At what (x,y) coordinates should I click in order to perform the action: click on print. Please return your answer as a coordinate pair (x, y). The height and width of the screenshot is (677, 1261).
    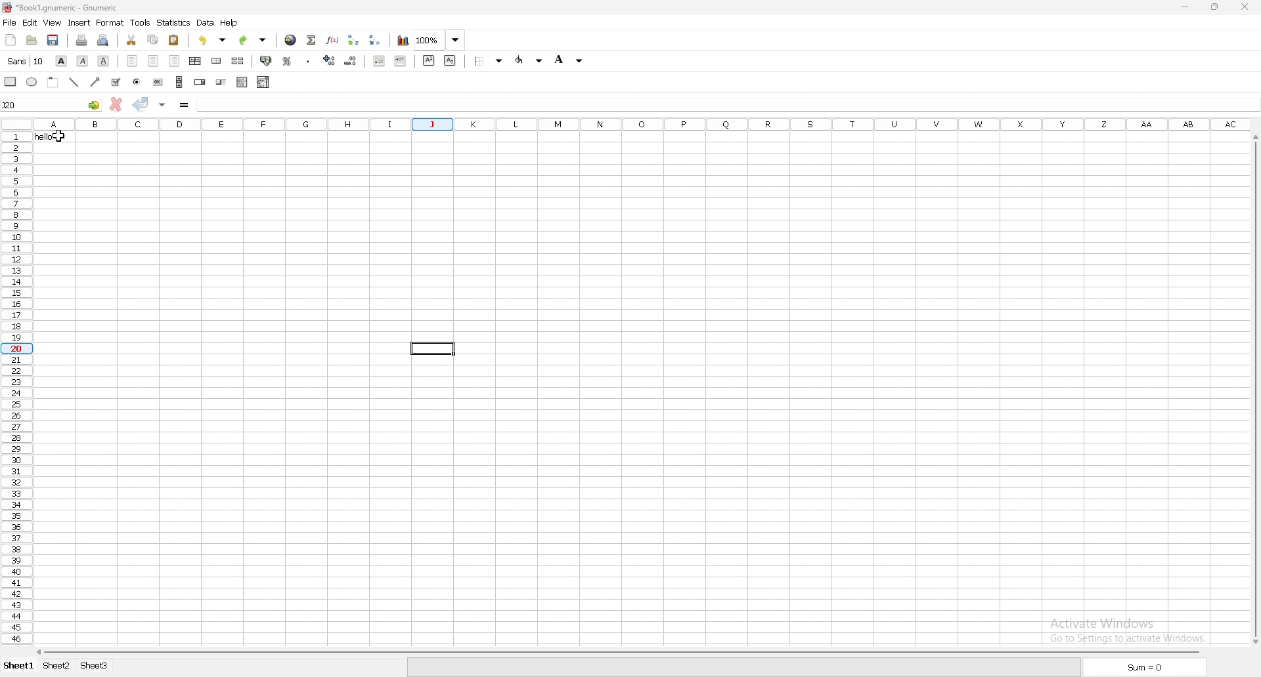
    Looking at the image, I should click on (82, 40).